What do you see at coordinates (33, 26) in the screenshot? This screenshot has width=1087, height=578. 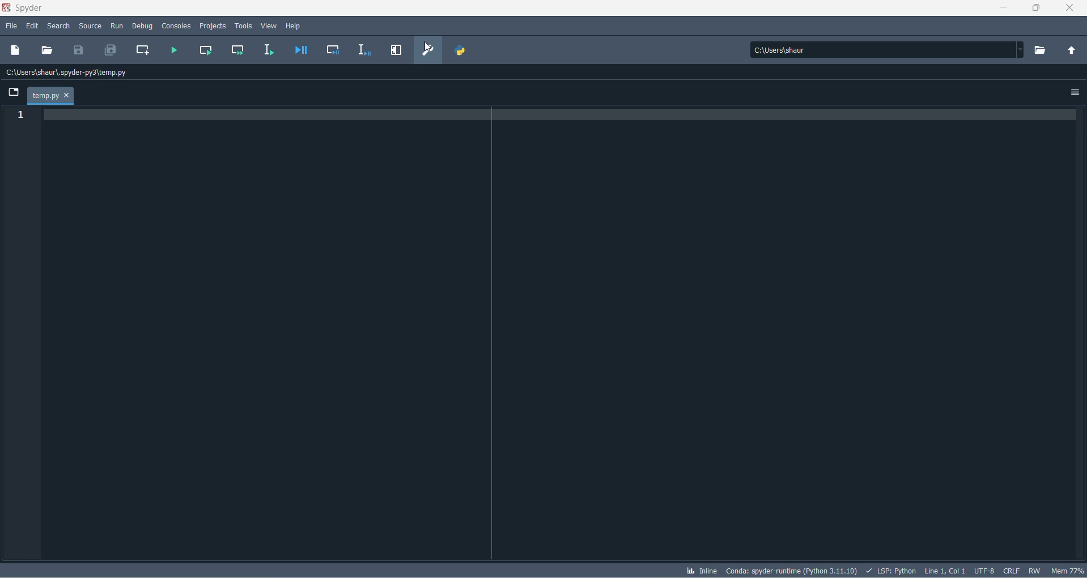 I see `edit` at bounding box center [33, 26].